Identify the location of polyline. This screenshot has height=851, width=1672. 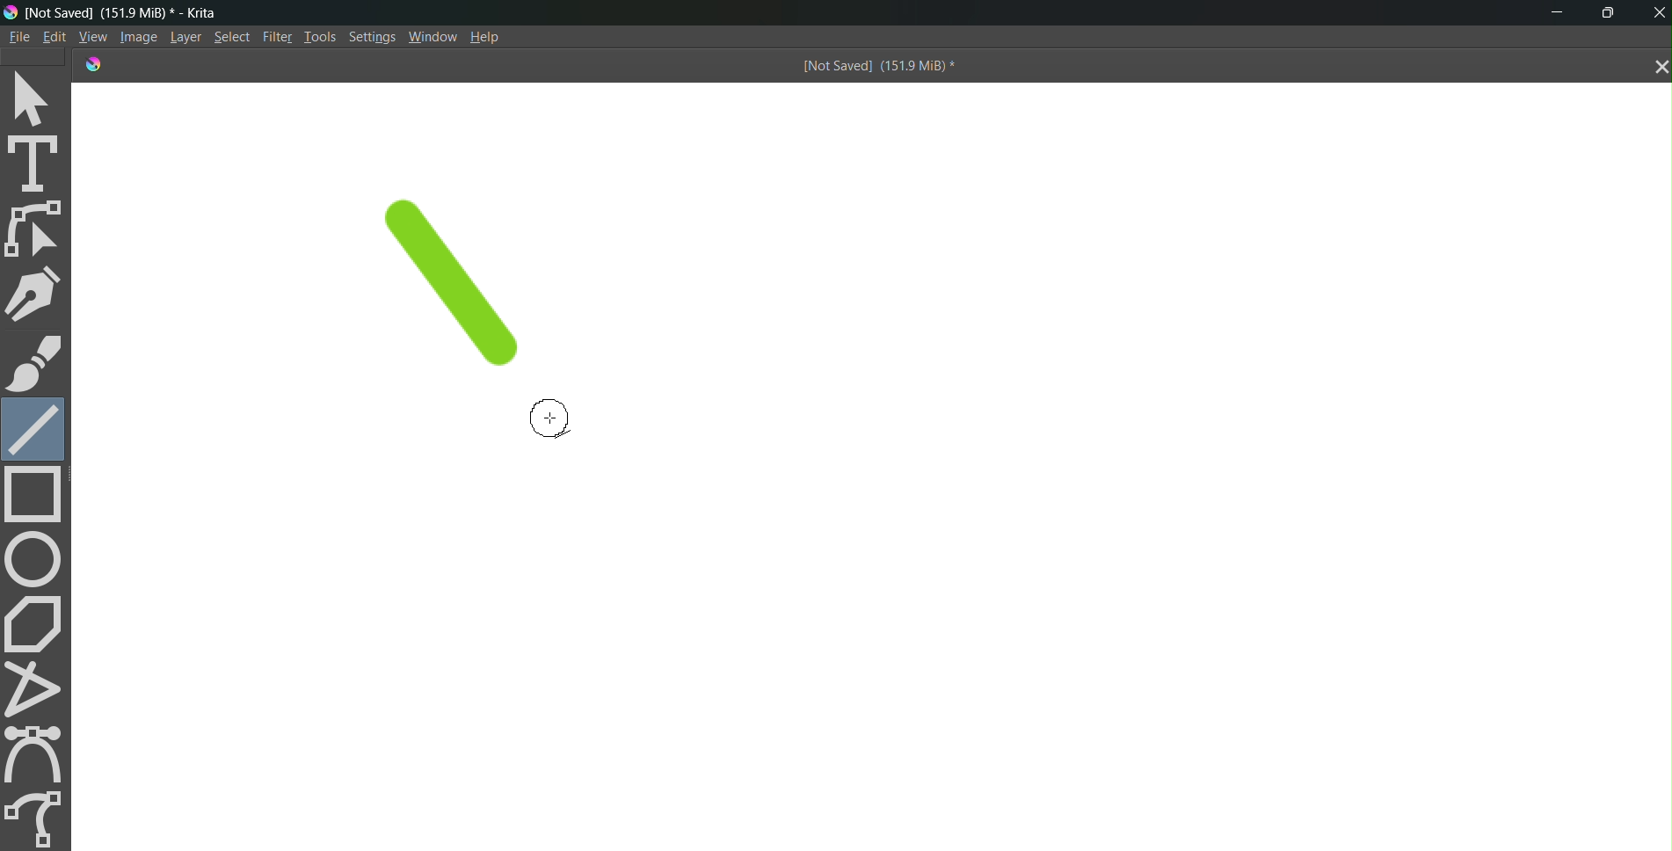
(39, 688).